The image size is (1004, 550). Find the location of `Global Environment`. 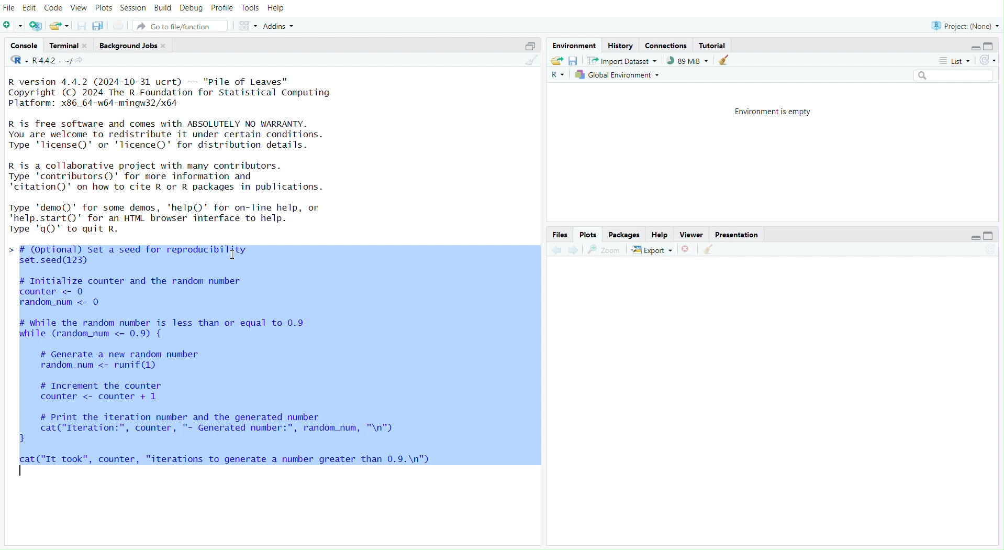

Global Environment is located at coordinates (619, 75).